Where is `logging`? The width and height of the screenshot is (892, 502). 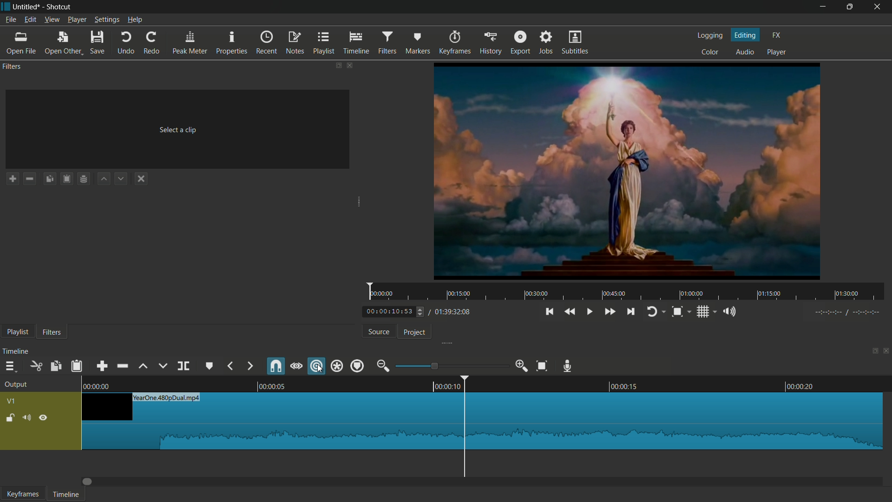 logging is located at coordinates (710, 37).